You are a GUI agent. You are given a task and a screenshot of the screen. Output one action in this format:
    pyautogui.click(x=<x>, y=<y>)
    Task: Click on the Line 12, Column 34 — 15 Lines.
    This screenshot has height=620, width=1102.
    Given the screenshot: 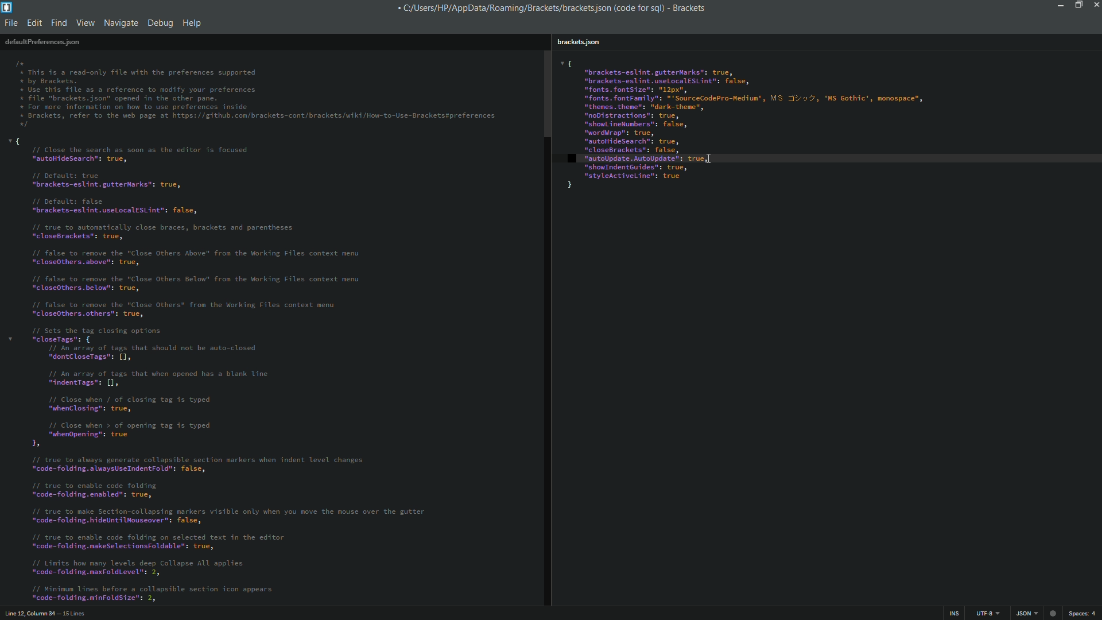 What is the action you would take?
    pyautogui.click(x=44, y=612)
    